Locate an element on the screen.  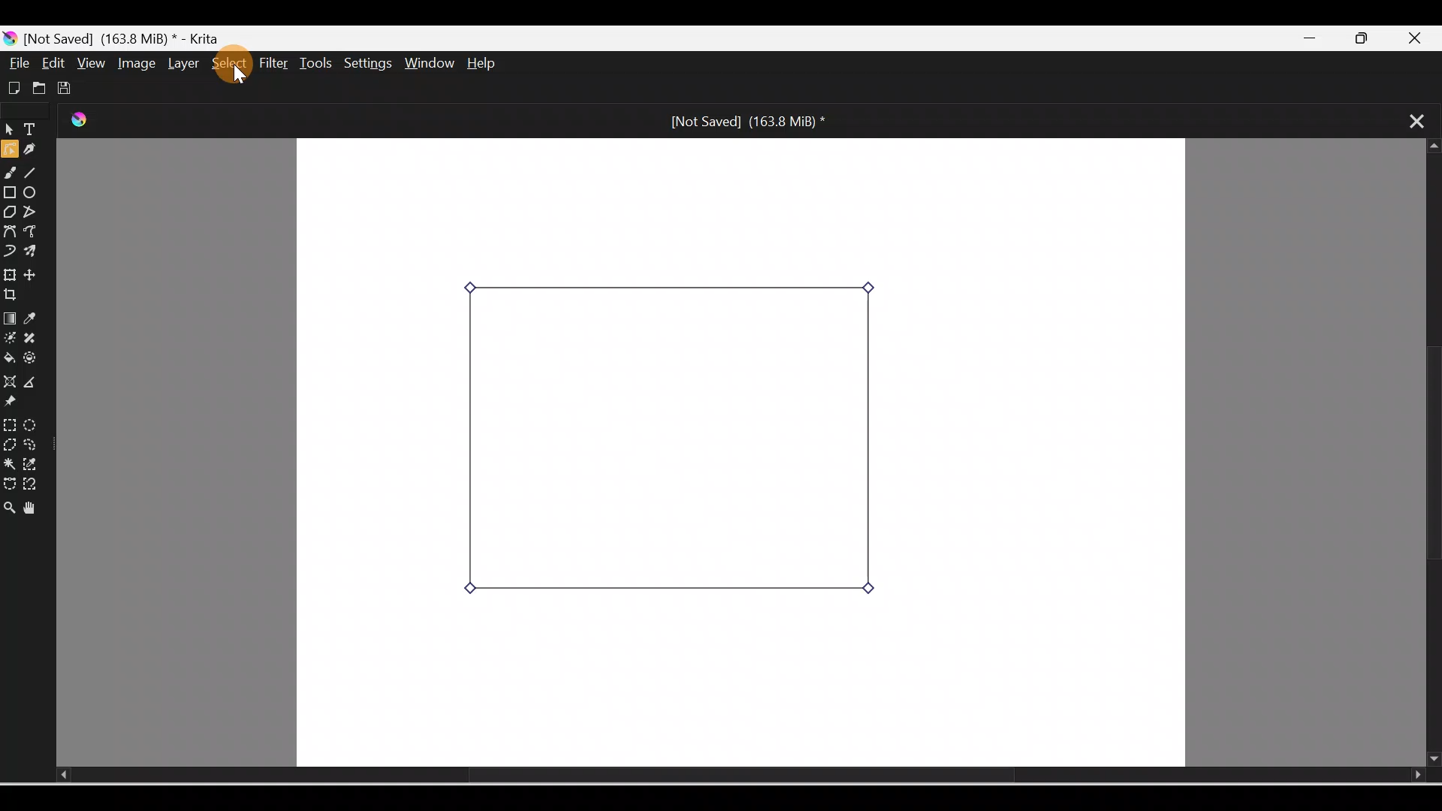
Ellipse is located at coordinates (35, 194).